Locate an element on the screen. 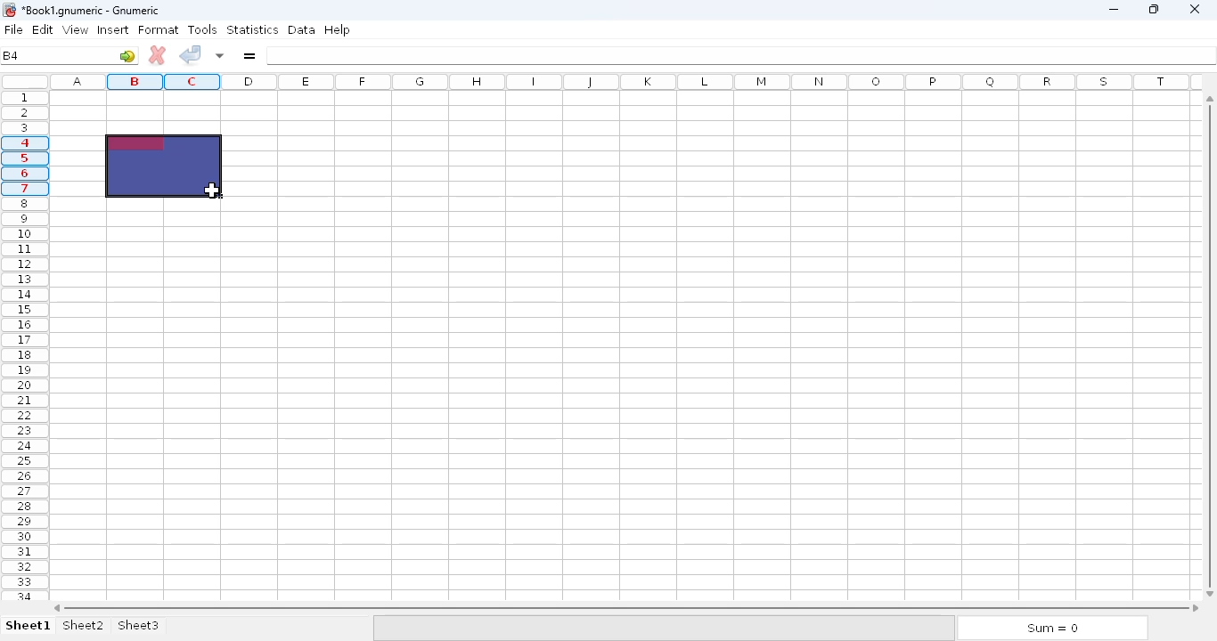  insert is located at coordinates (112, 29).